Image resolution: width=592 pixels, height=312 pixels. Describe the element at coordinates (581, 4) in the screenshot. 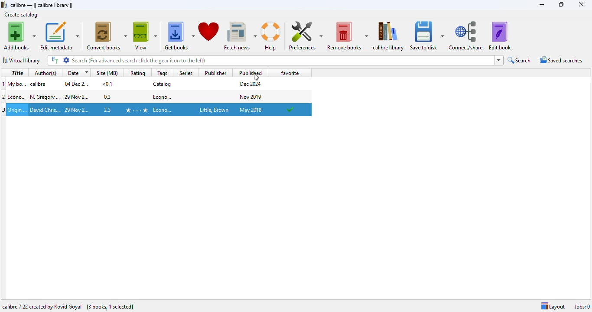

I see `close` at that location.